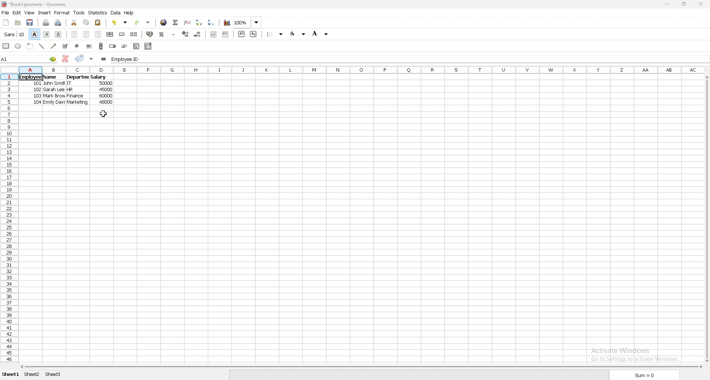  I want to click on accounting, so click(150, 34).